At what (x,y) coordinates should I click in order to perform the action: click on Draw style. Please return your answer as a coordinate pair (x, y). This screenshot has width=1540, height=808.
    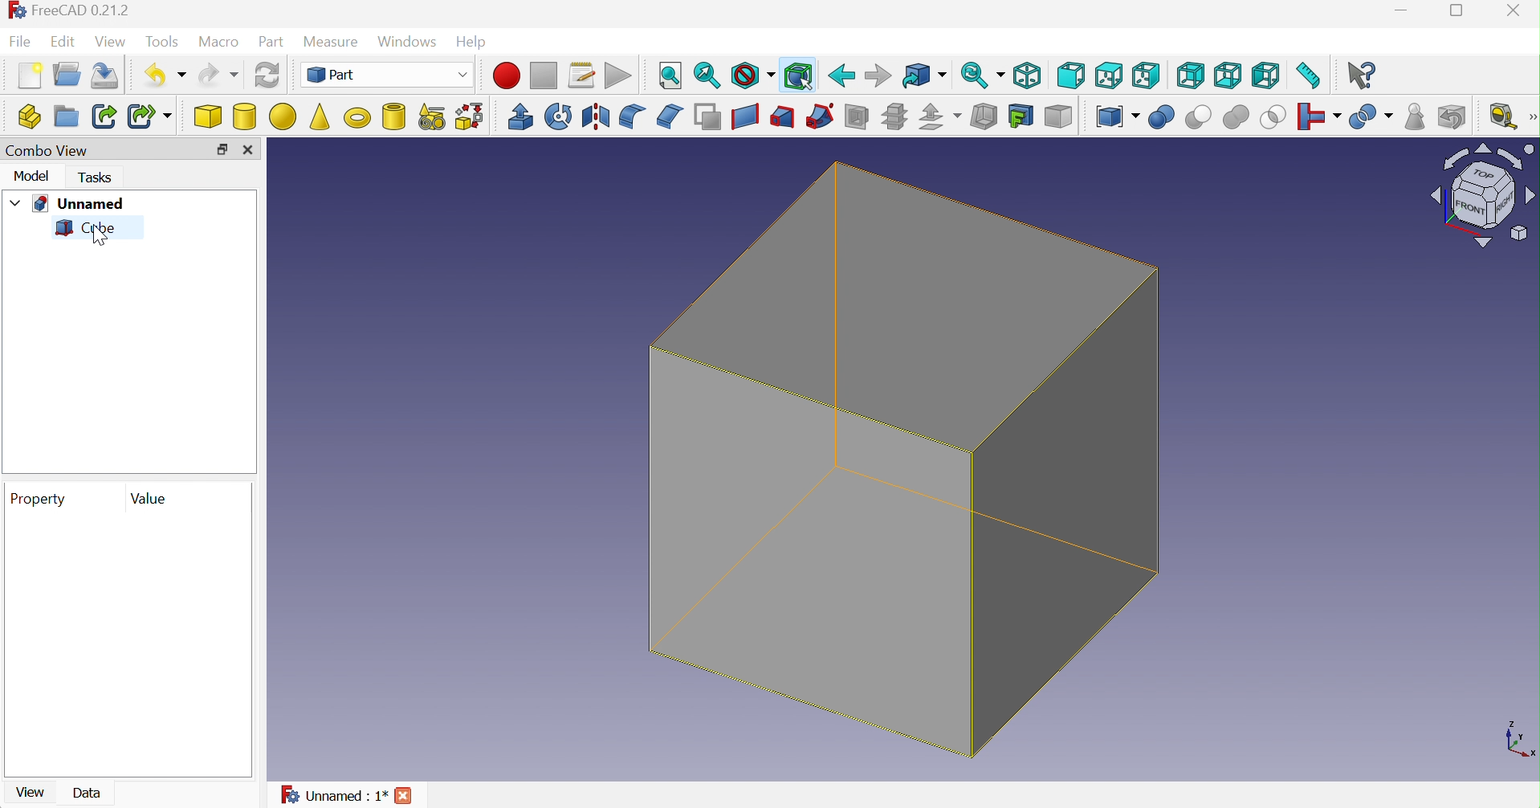
    Looking at the image, I should click on (754, 75).